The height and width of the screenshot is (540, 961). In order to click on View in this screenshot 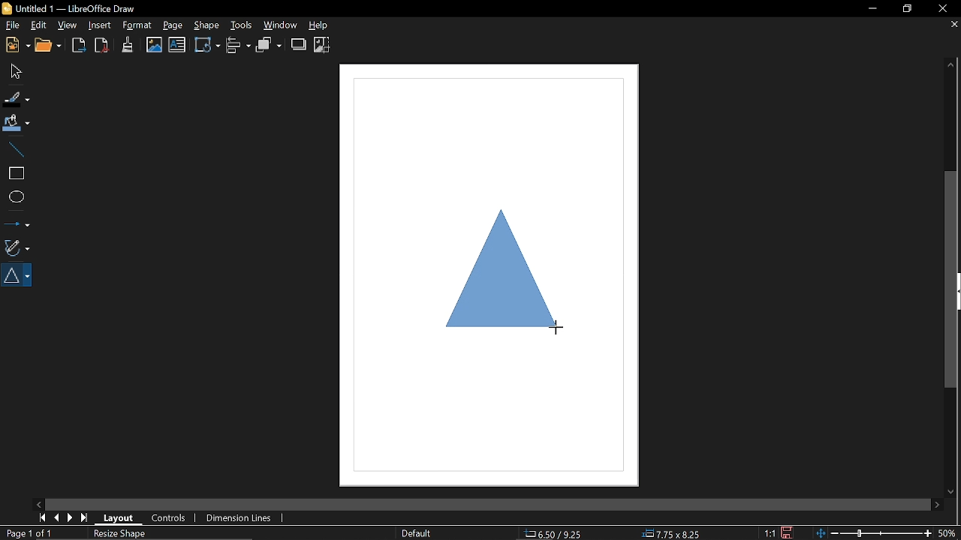, I will do `click(68, 25)`.